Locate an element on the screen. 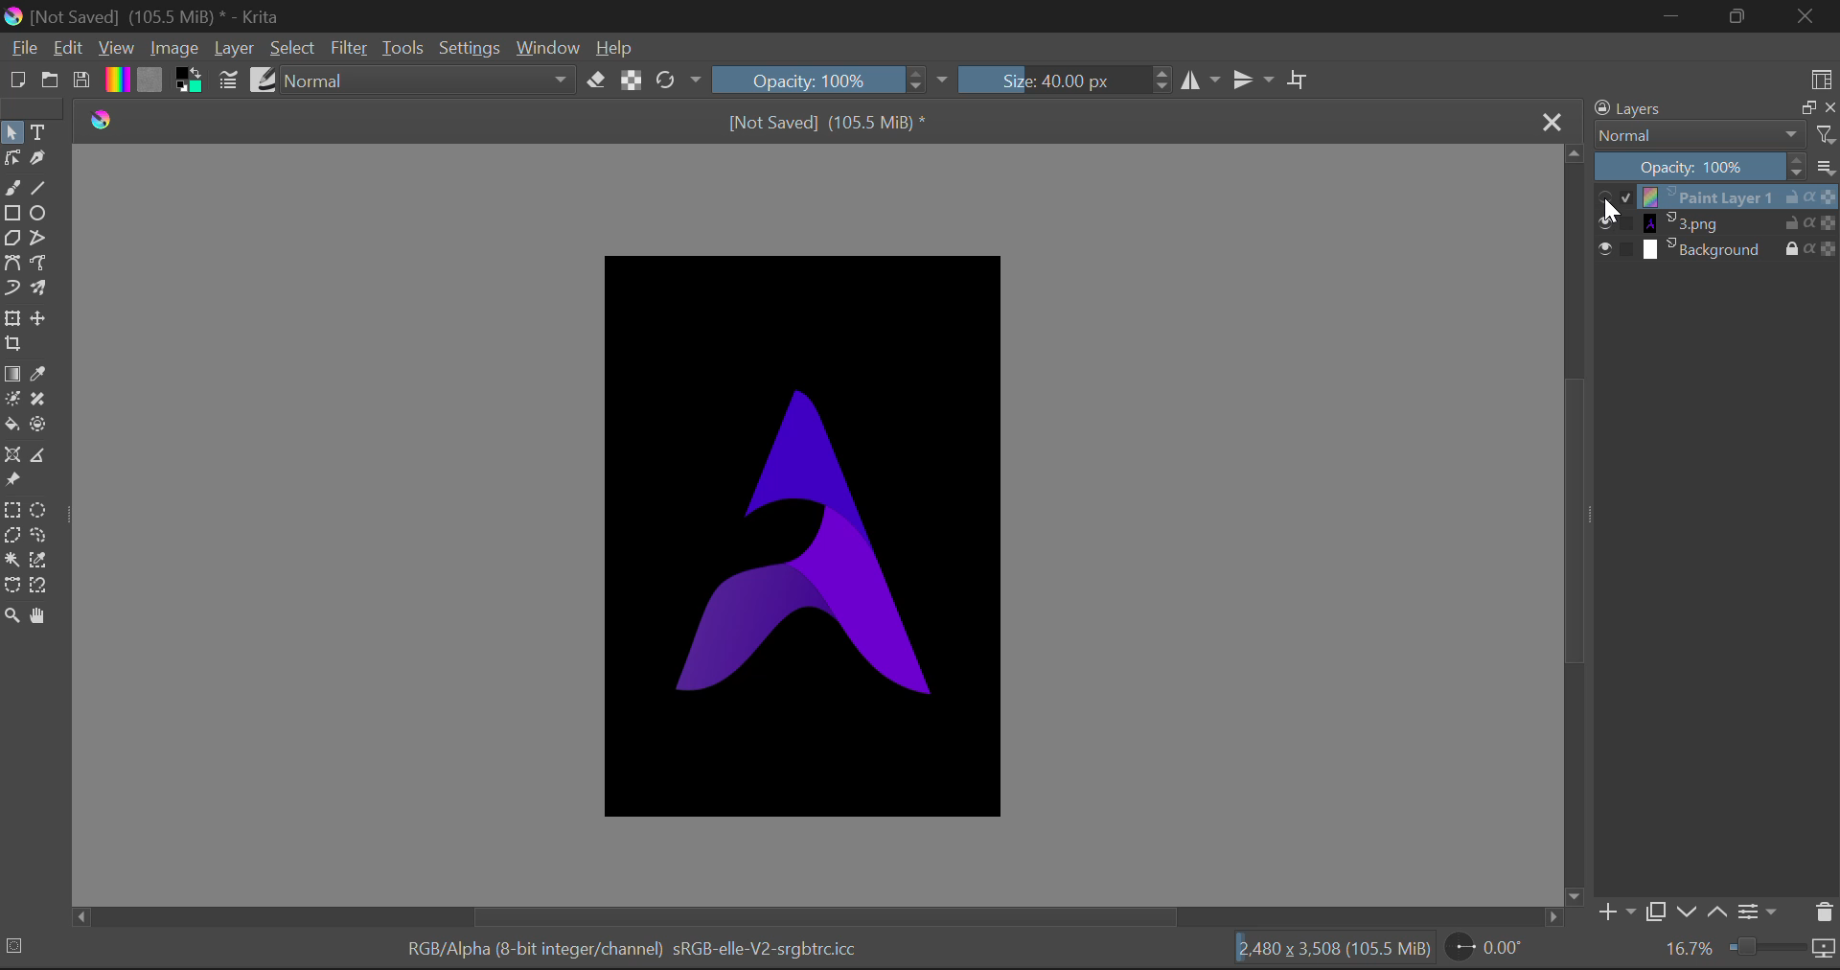 This screenshot has height=970, width=1840. Rectangle Selection is located at coordinates (13, 510).